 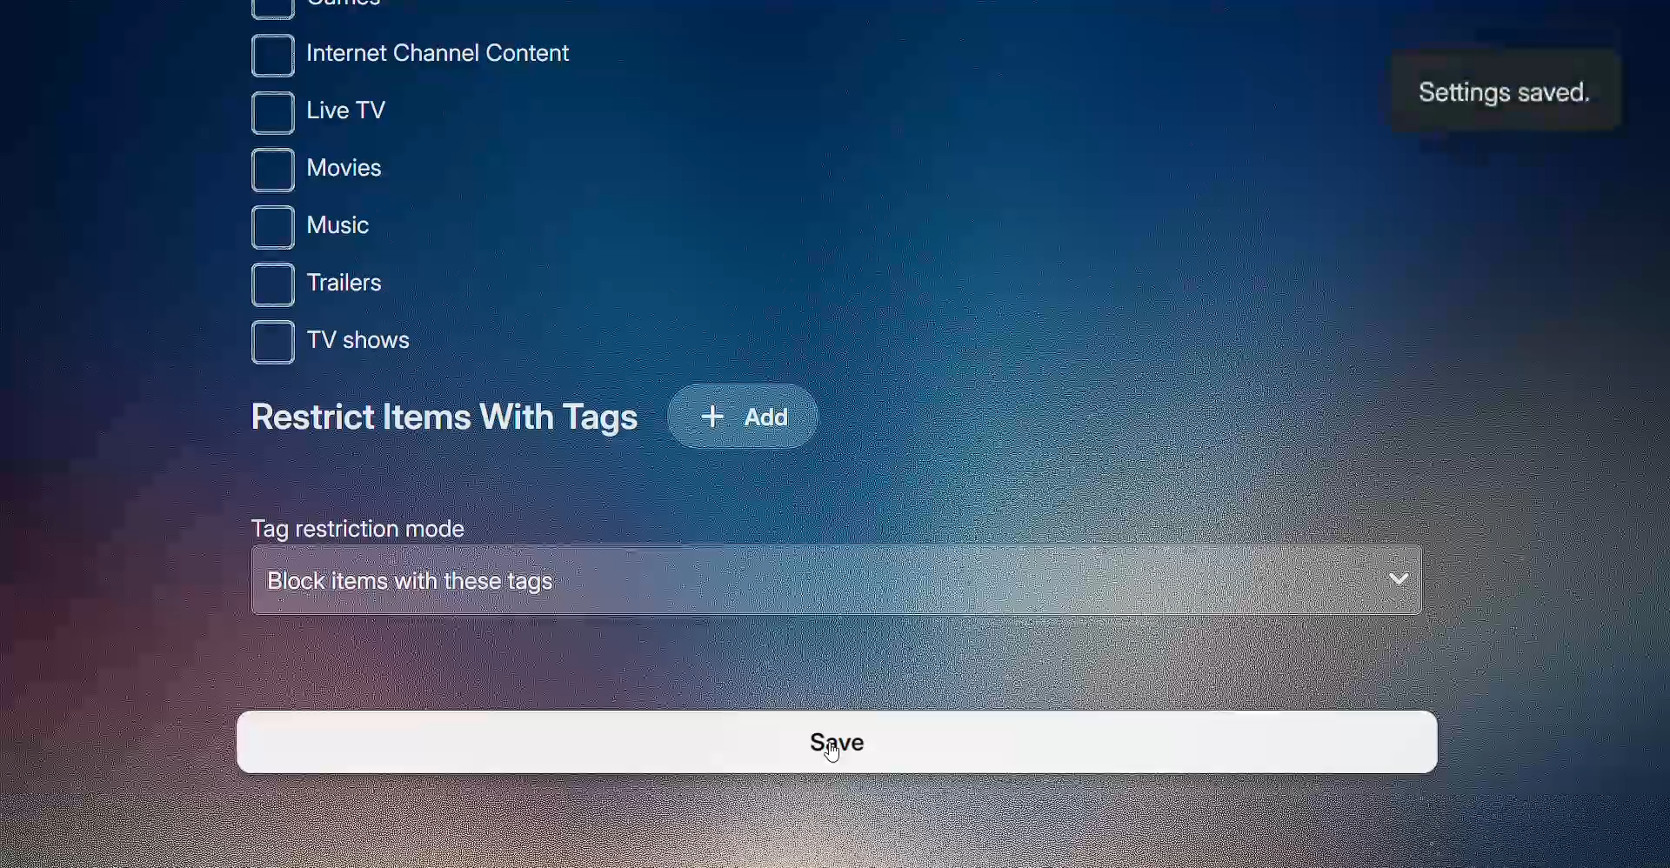 I want to click on Music, so click(x=352, y=229).